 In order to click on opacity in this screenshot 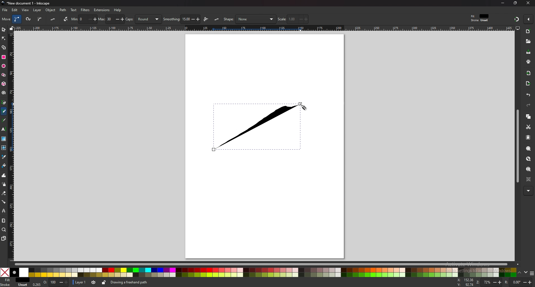, I will do `click(51, 282)`.